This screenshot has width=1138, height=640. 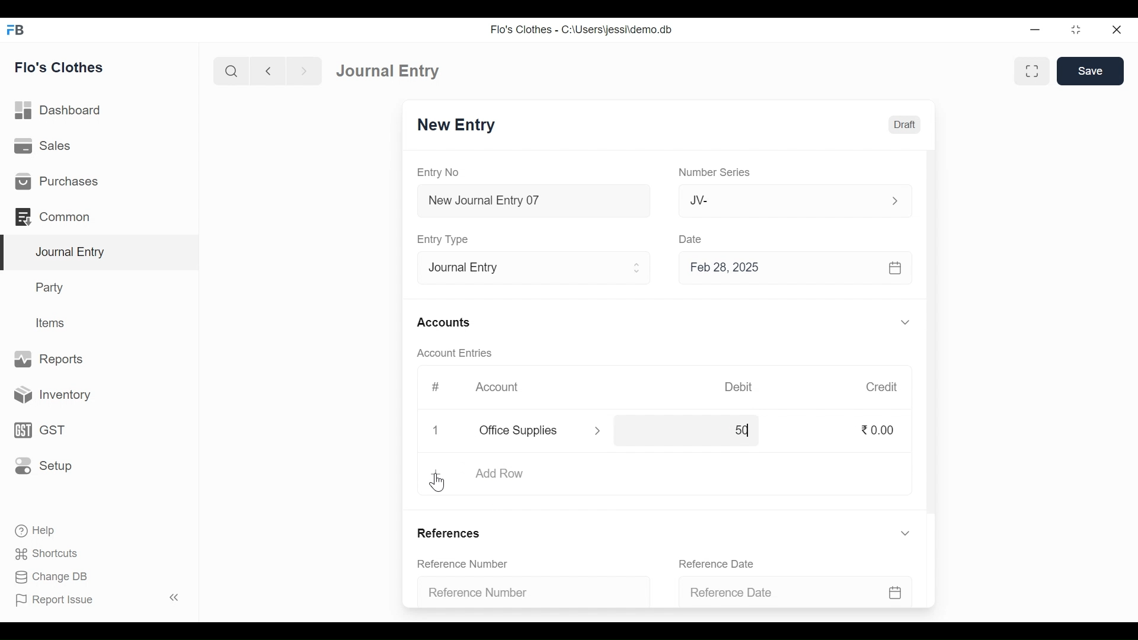 What do you see at coordinates (525, 594) in the screenshot?
I see `Reference Number` at bounding box center [525, 594].